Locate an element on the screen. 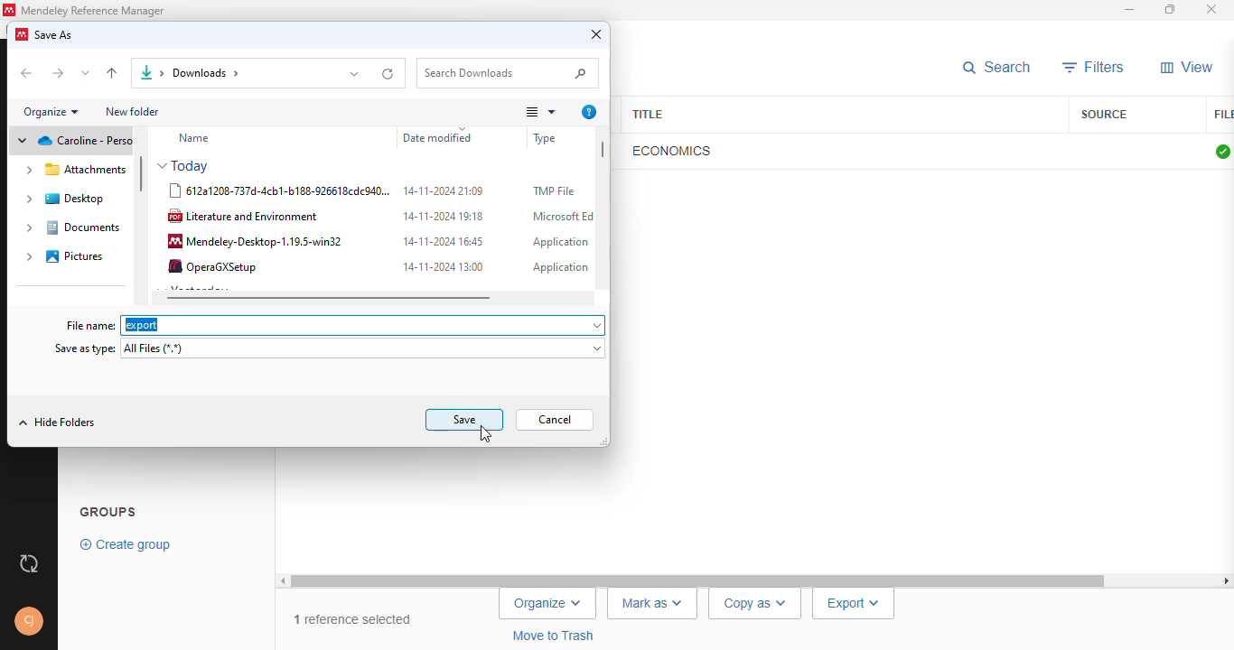 The height and width of the screenshot is (650, 1234). create group is located at coordinates (126, 545).